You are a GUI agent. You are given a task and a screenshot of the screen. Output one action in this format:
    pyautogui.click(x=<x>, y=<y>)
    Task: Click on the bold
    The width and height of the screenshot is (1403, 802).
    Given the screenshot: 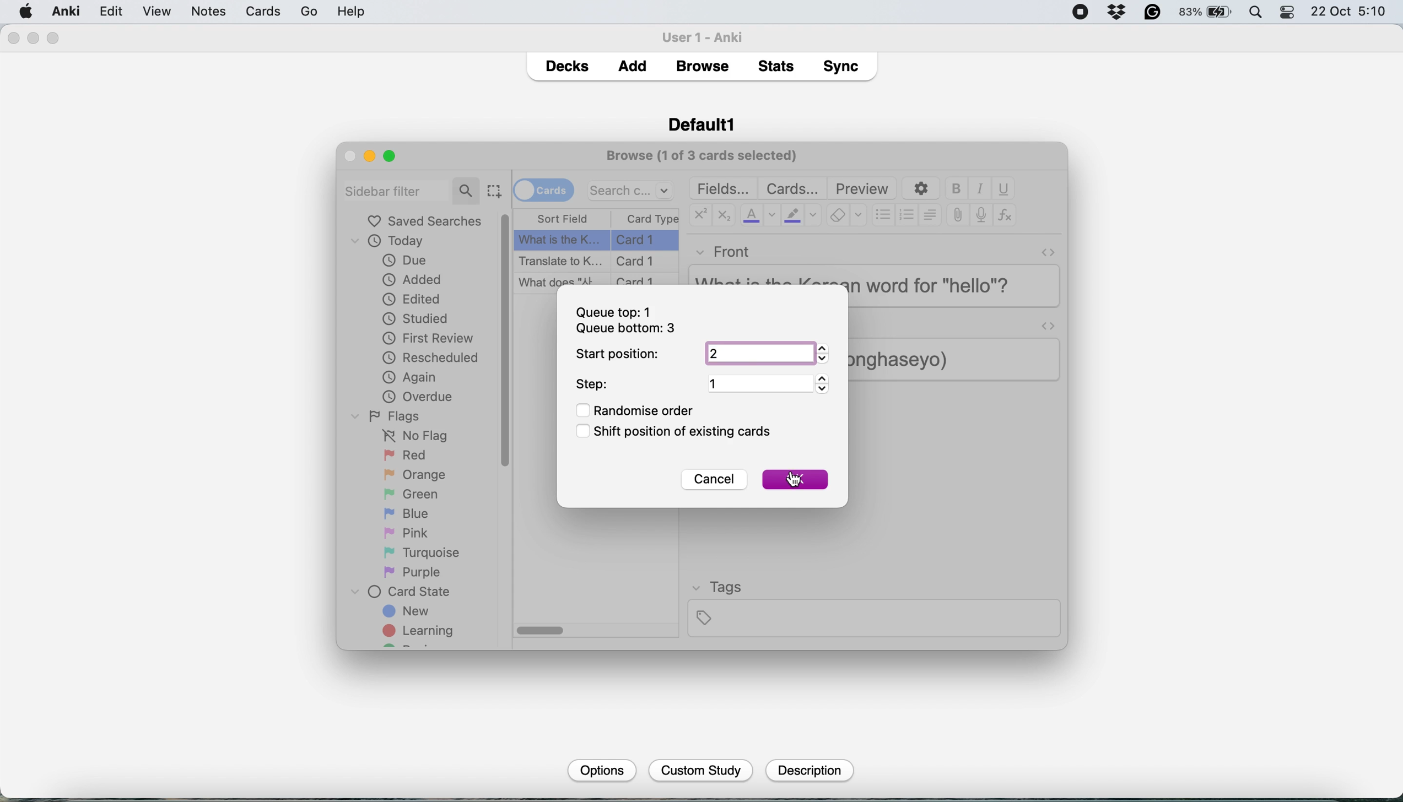 What is the action you would take?
    pyautogui.click(x=959, y=189)
    